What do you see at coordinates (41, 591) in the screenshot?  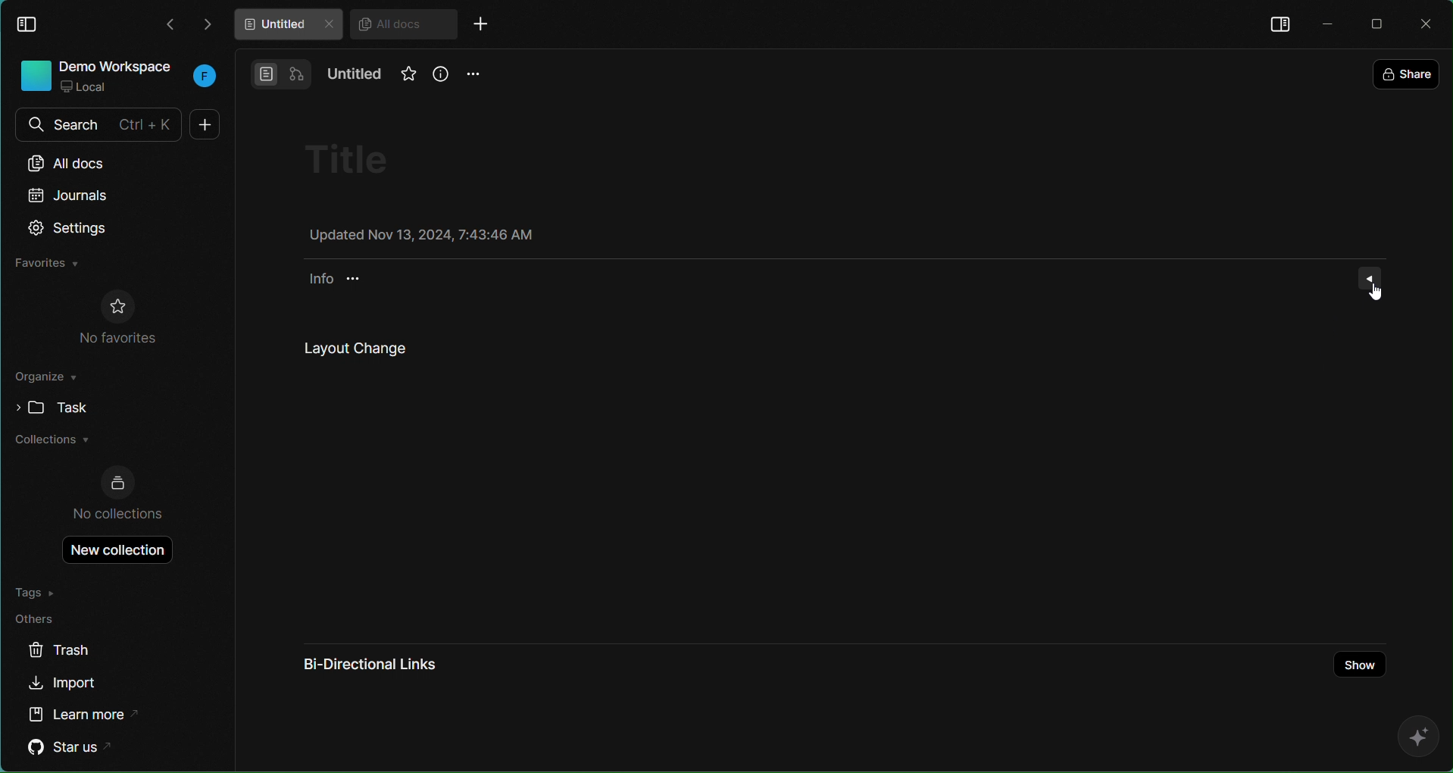 I see `Tags »` at bounding box center [41, 591].